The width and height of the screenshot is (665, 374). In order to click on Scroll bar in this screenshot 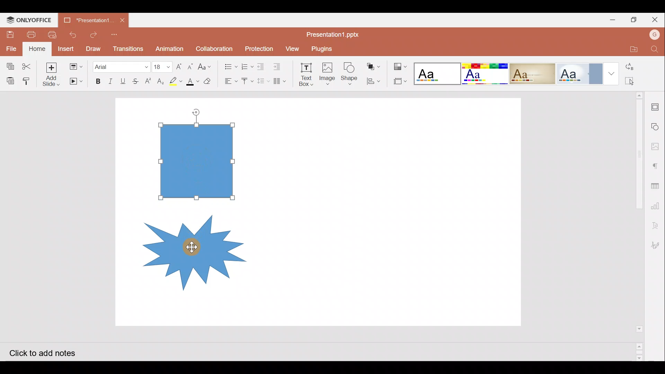, I will do `click(635, 226)`.